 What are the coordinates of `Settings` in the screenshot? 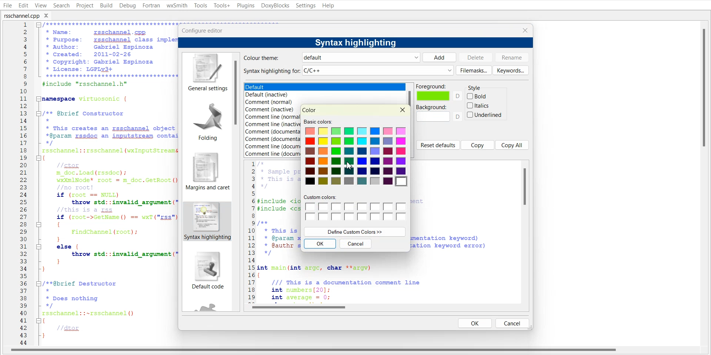 It's located at (306, 5).